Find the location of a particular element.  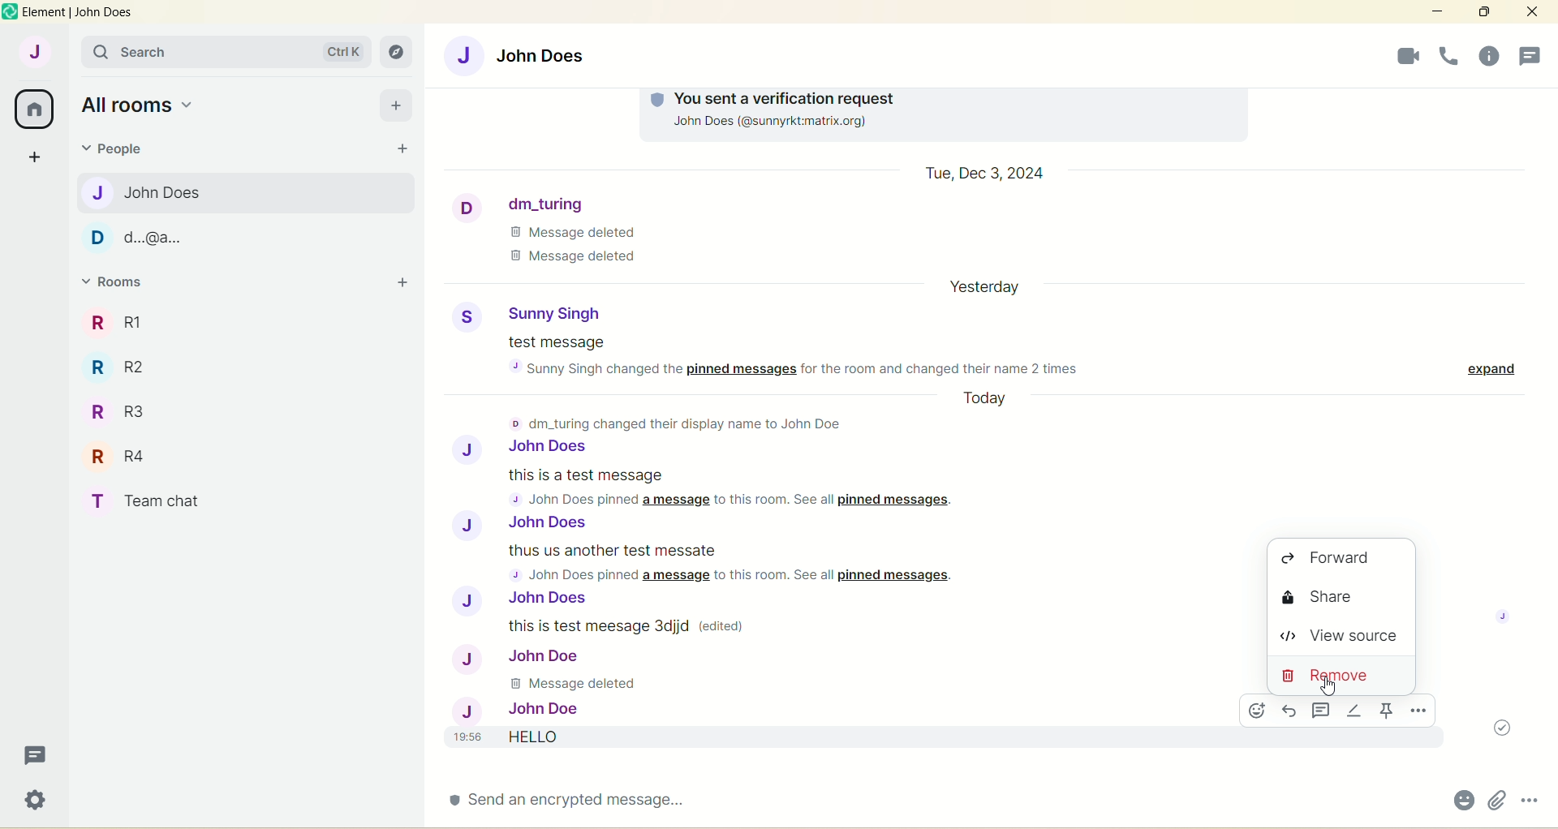

Today is located at coordinates (992, 401).